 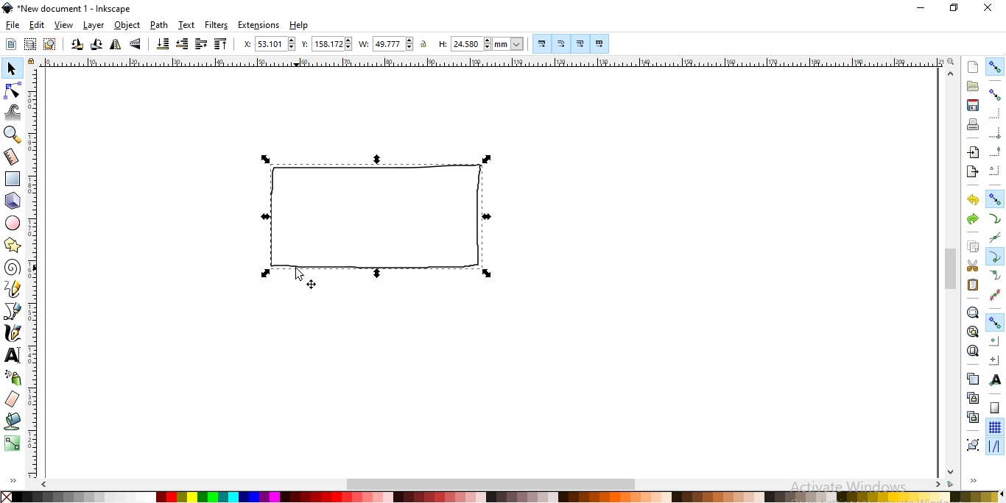 I want to click on scrollbar, so click(x=492, y=485).